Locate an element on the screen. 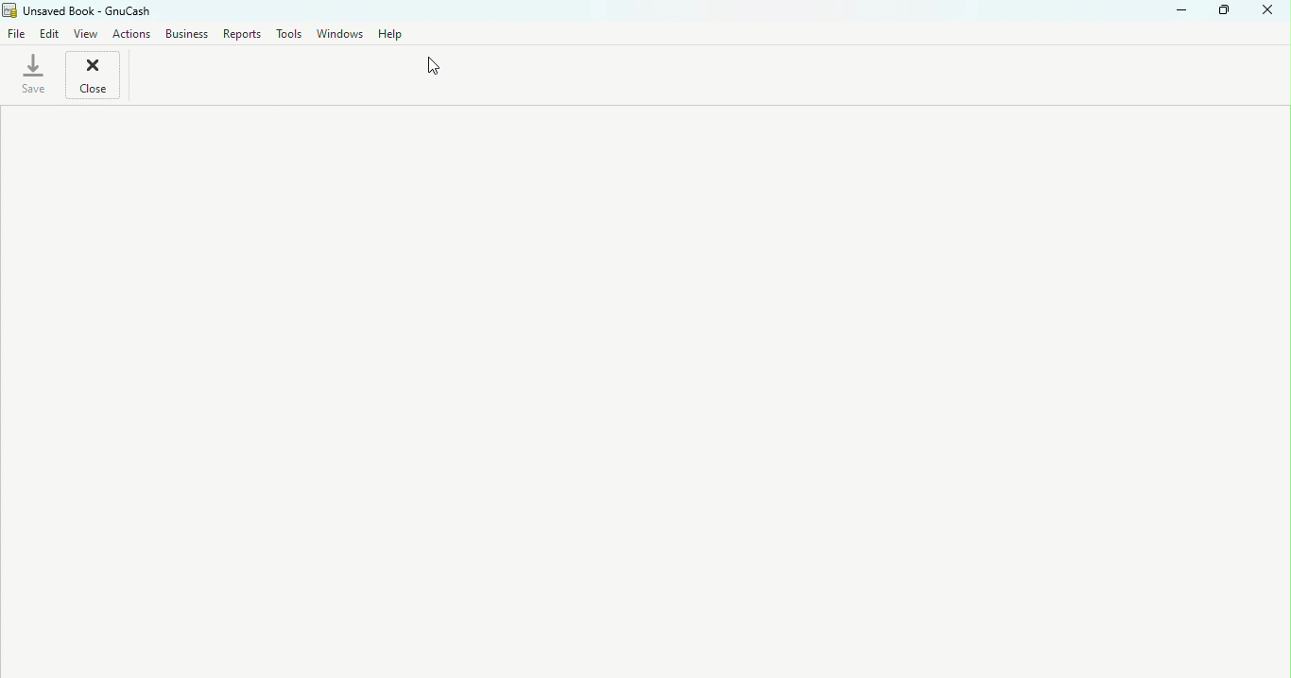 This screenshot has width=1291, height=678. workspace is located at coordinates (645, 396).